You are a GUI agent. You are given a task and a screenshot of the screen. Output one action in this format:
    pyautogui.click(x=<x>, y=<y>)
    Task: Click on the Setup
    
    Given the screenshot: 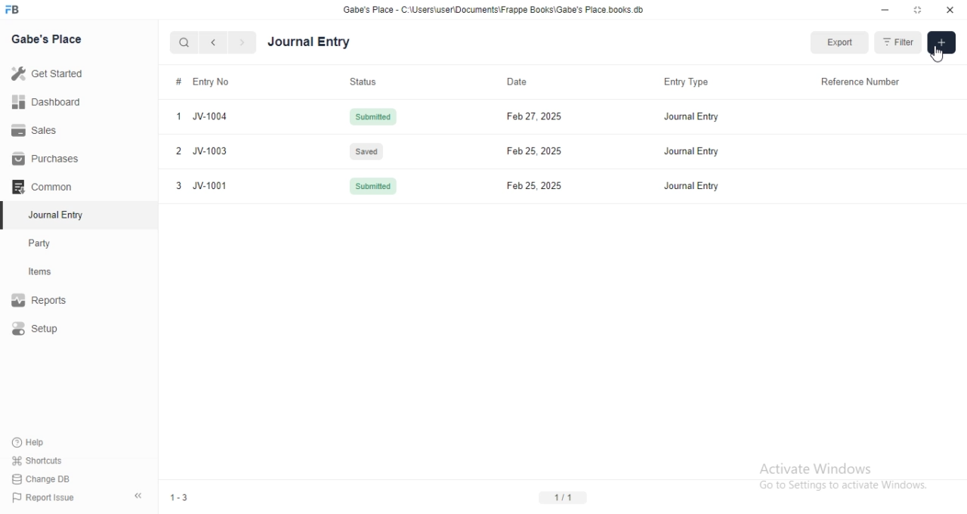 What is the action you would take?
    pyautogui.click(x=50, y=330)
    